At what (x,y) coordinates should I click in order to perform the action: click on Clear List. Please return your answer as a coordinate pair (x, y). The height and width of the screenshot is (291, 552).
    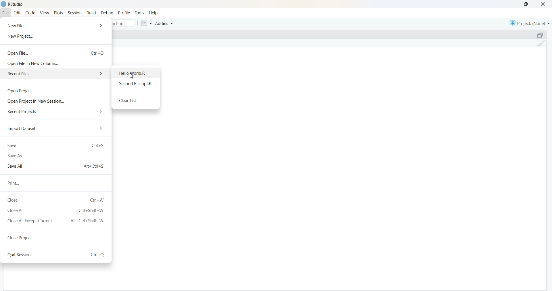
    Looking at the image, I should click on (137, 100).